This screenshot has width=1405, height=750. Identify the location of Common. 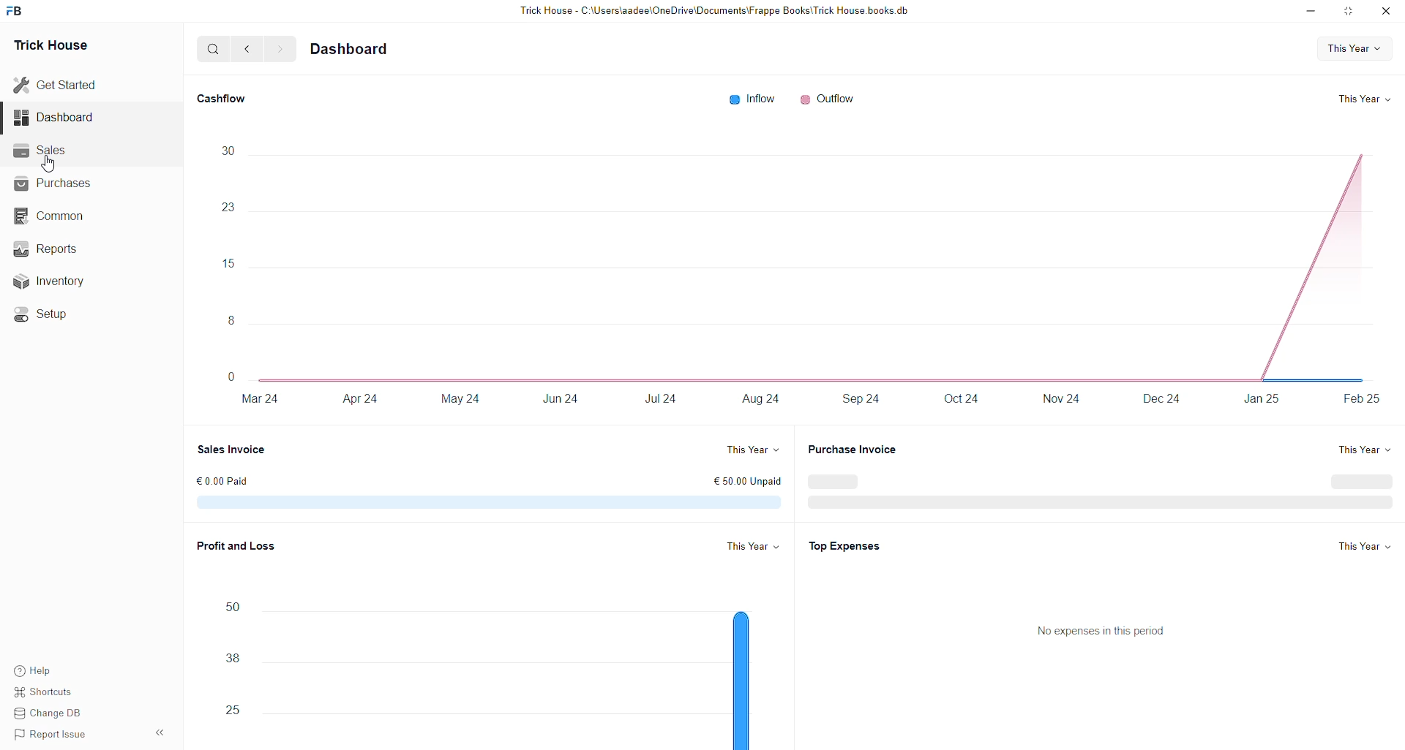
(50, 215).